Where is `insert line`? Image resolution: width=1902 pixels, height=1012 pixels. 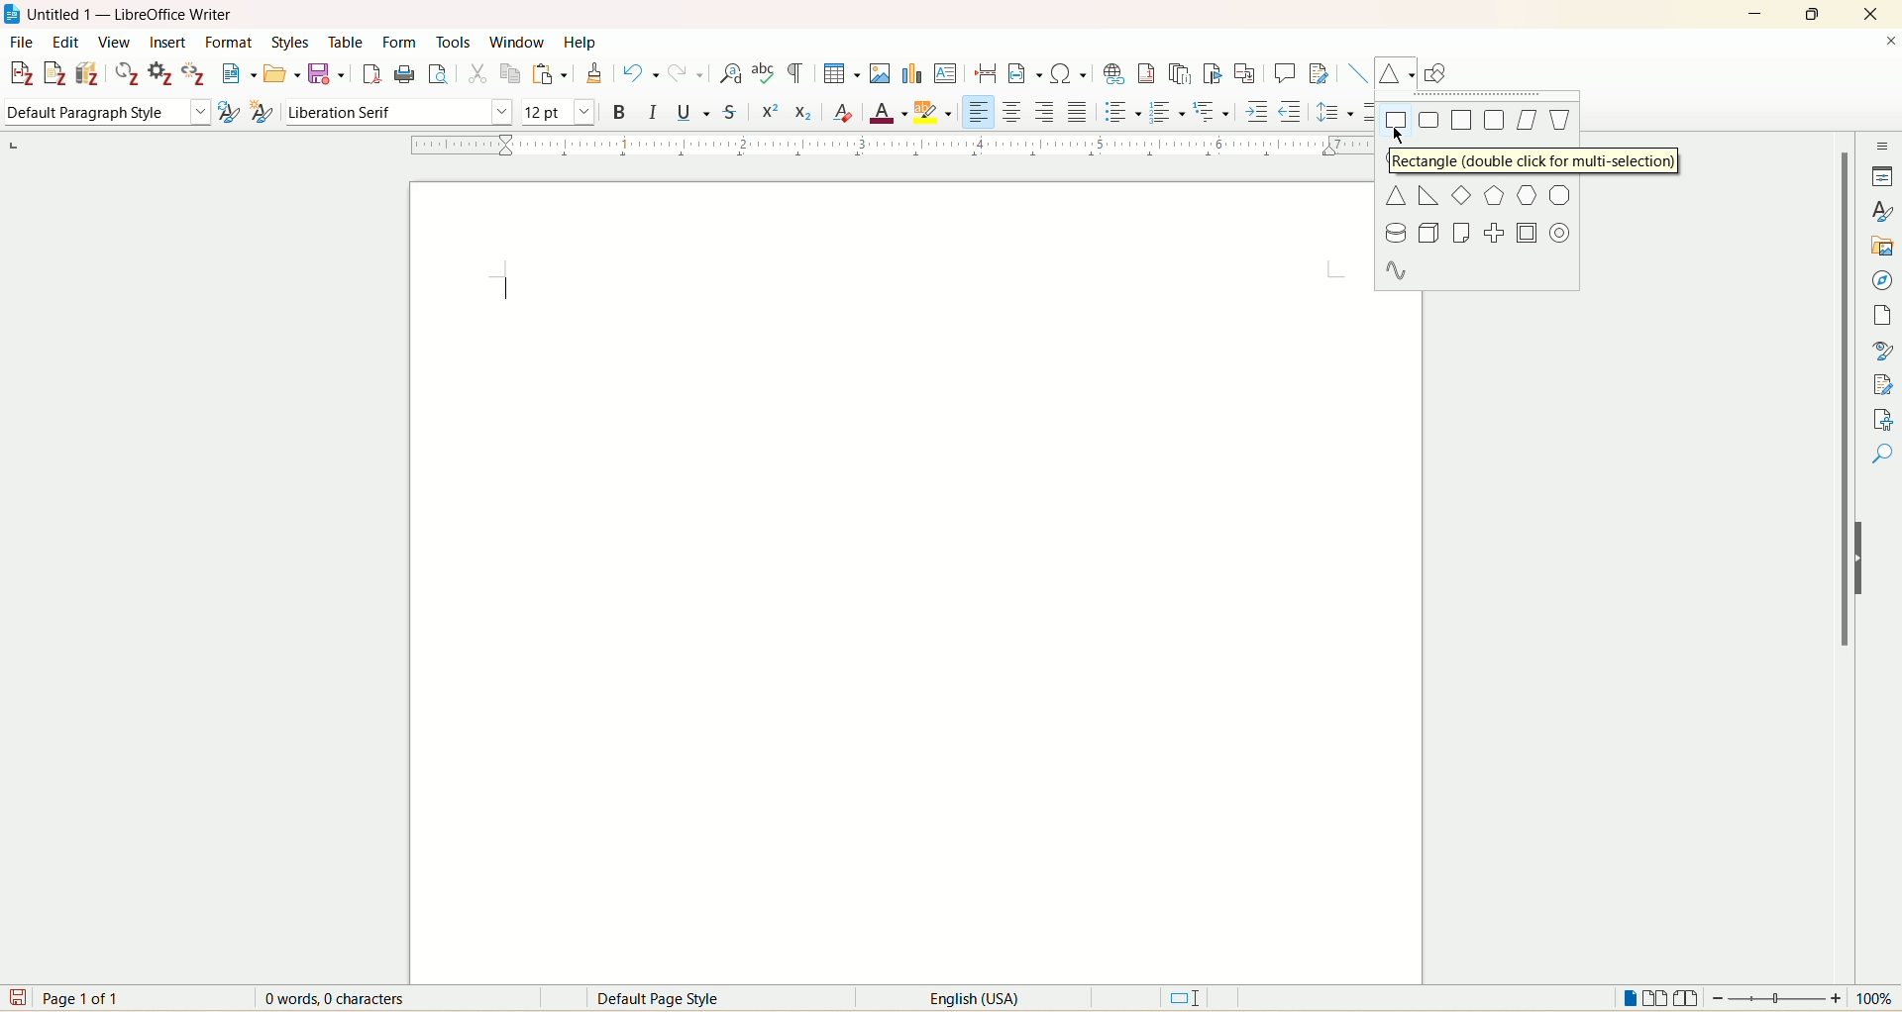
insert line is located at coordinates (1357, 73).